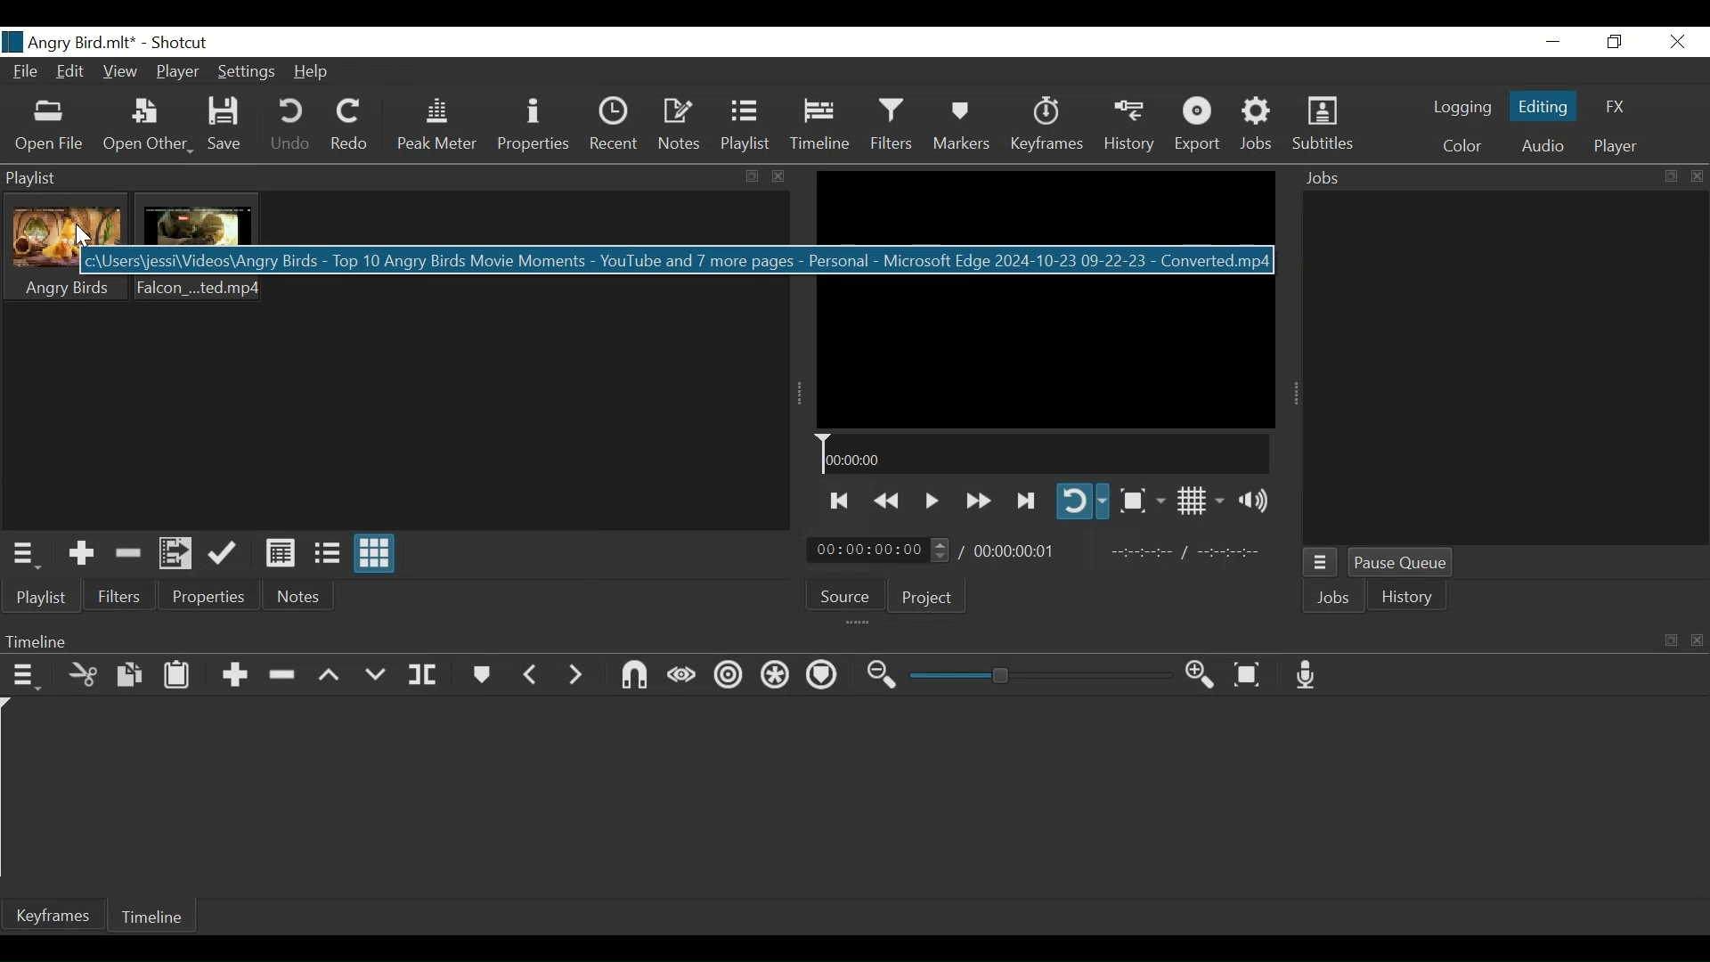 Image resolution: width=1710 pixels, height=962 pixels. What do you see at coordinates (1038, 678) in the screenshot?
I see `Zoom slider` at bounding box center [1038, 678].